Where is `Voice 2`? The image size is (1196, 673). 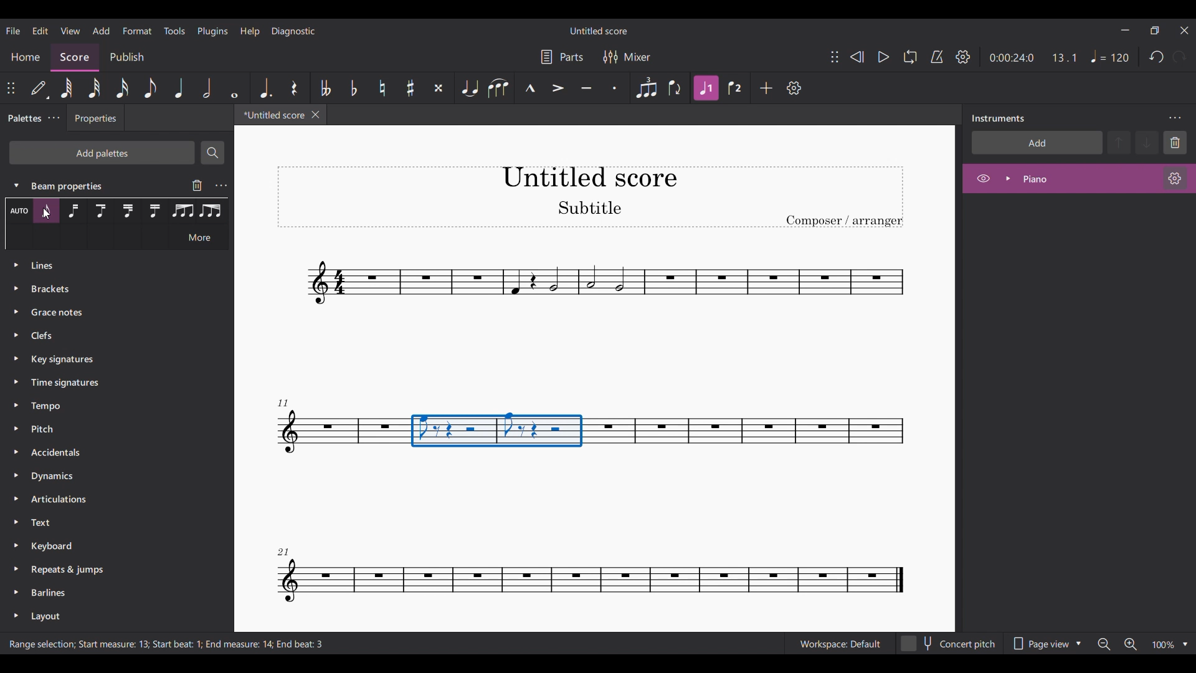 Voice 2 is located at coordinates (734, 88).